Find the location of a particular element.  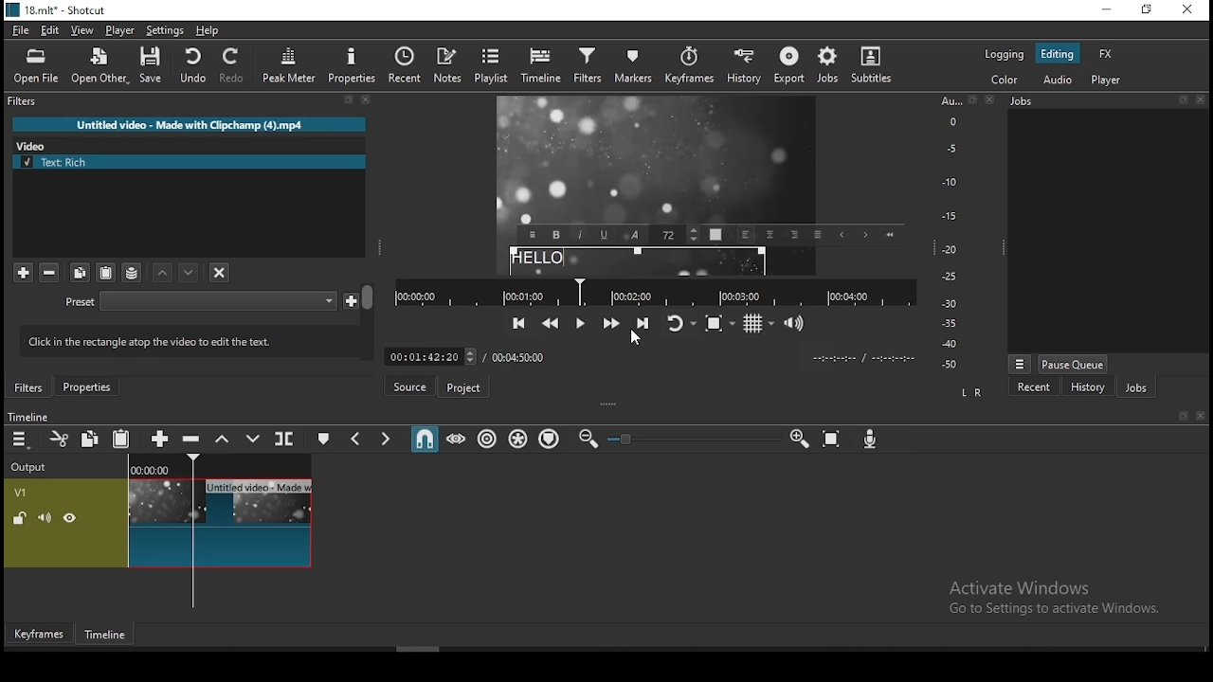

Preset is located at coordinates (81, 303).